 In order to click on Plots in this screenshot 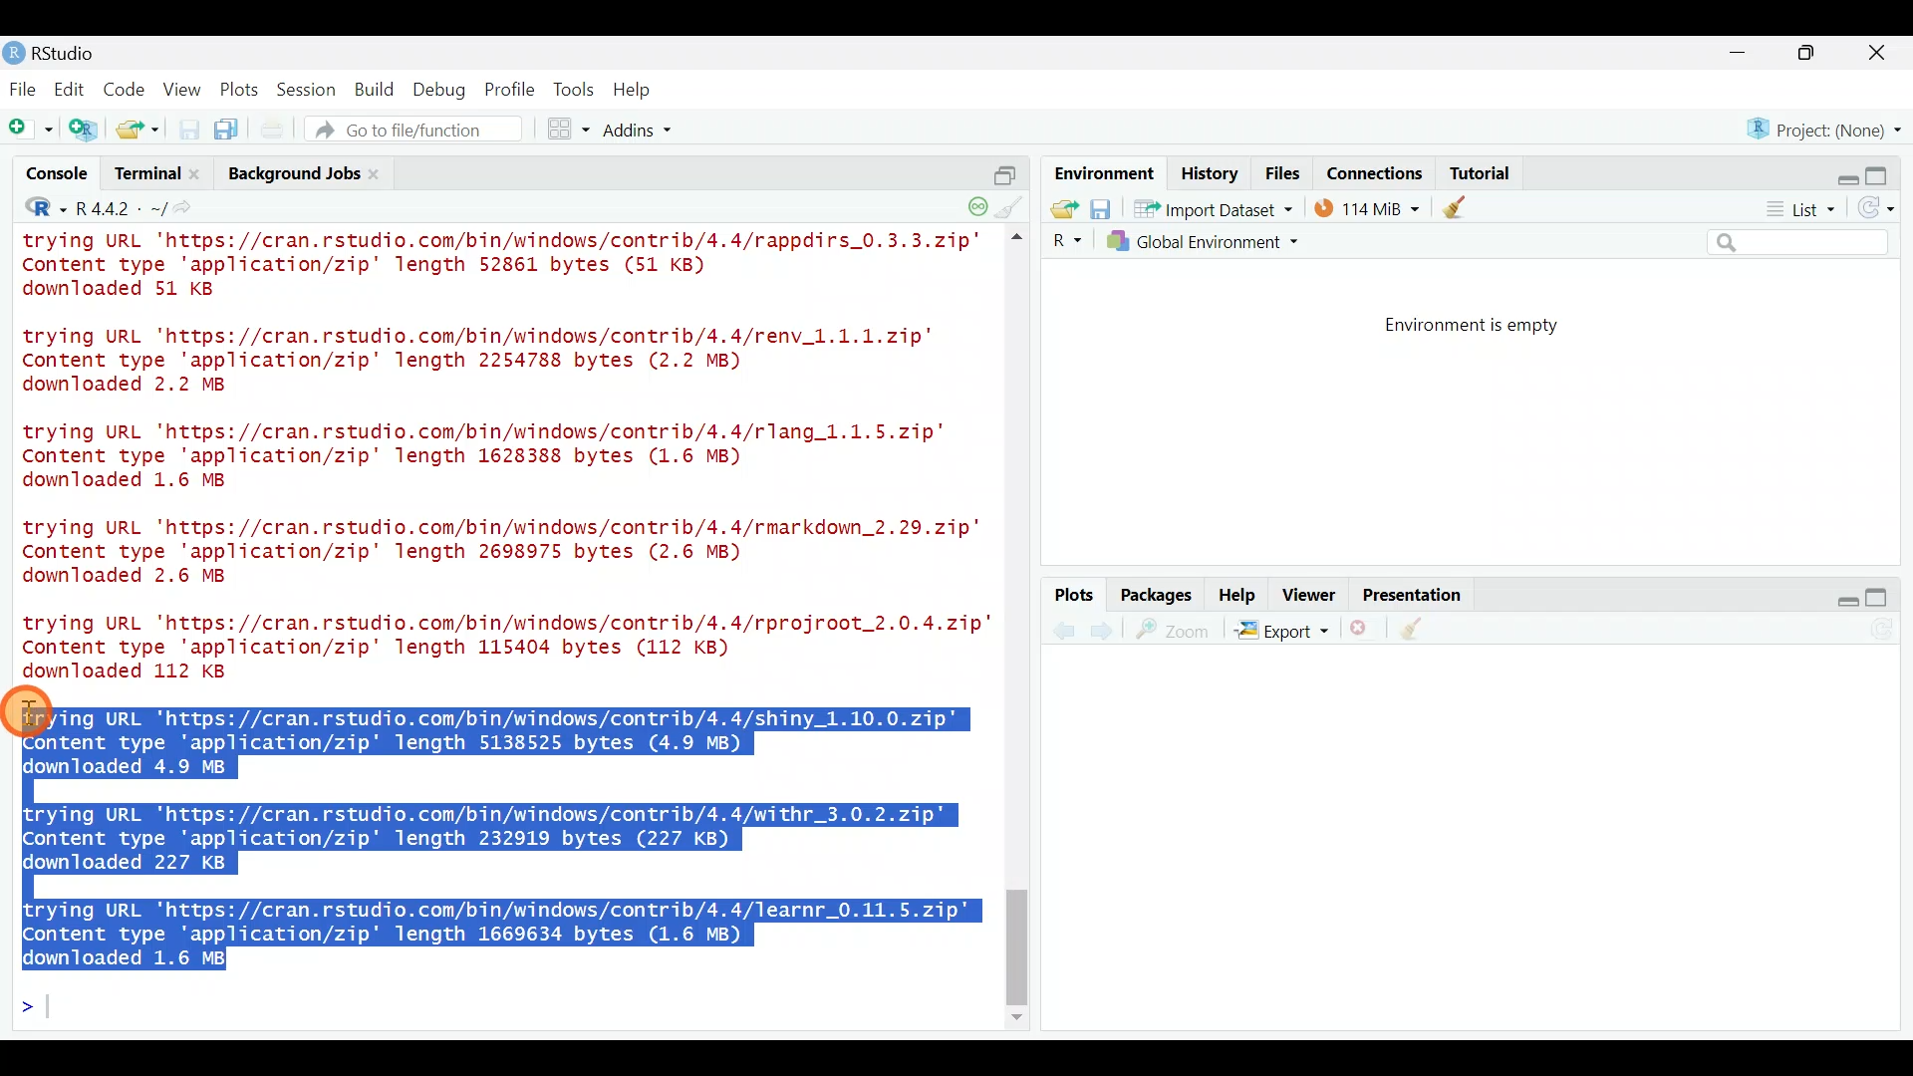, I will do `click(1075, 596)`.